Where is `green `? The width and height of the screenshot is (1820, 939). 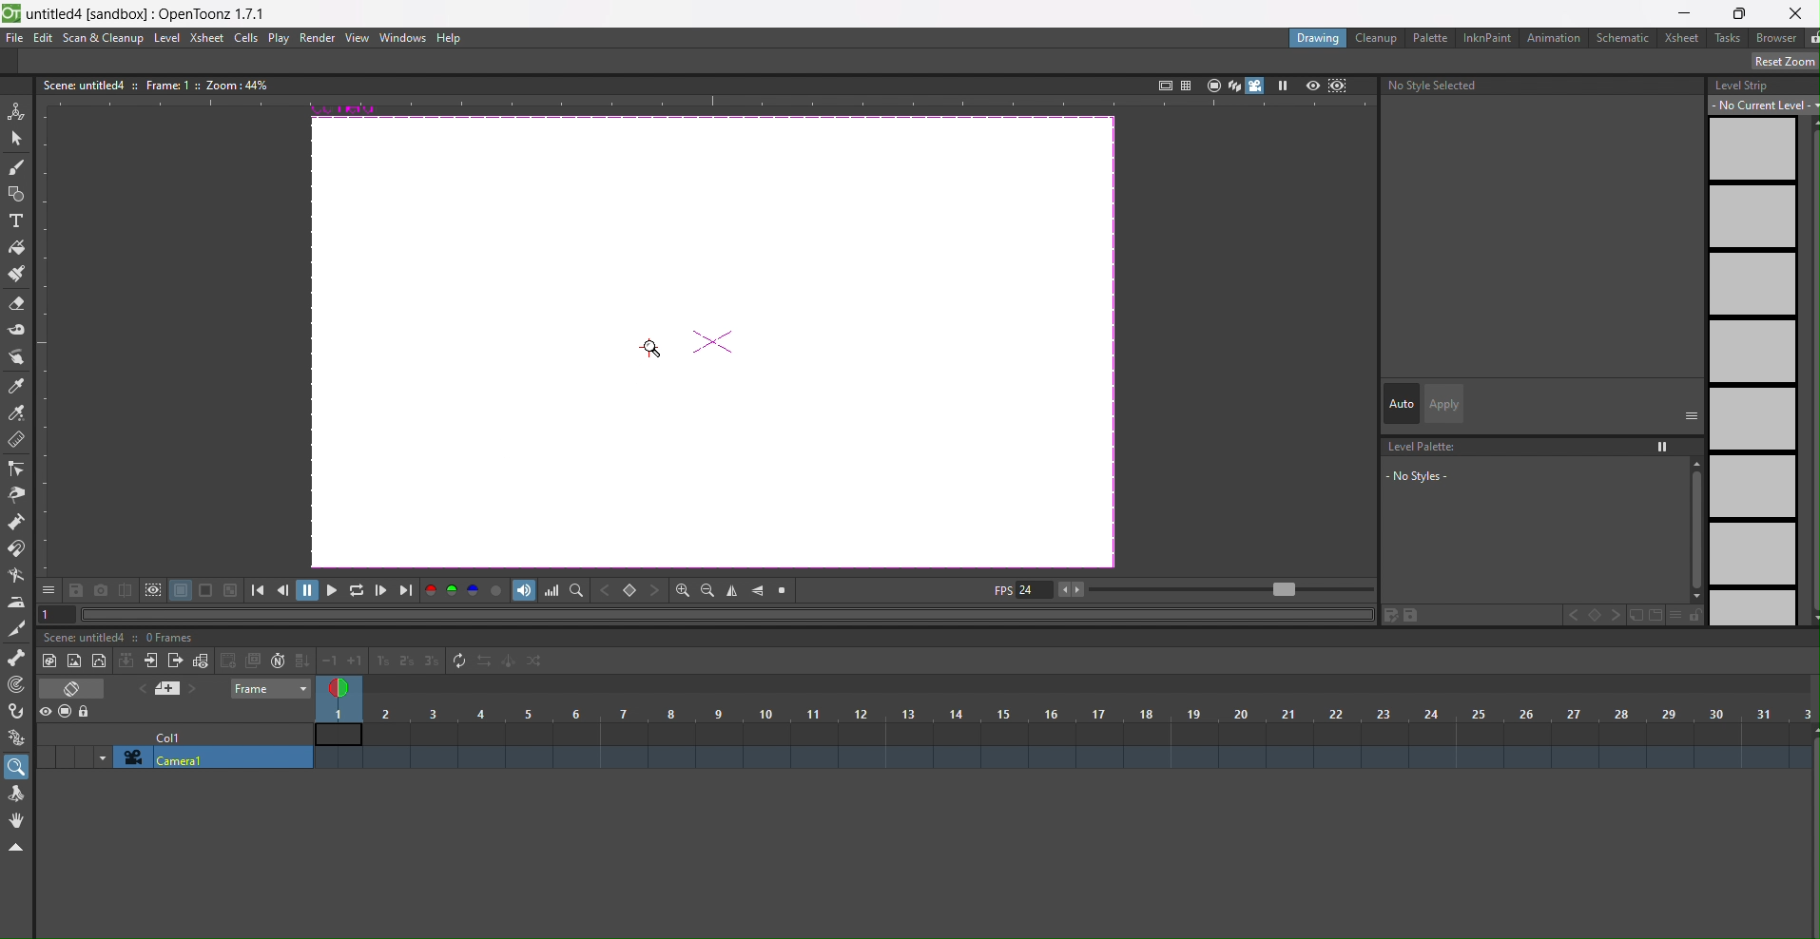
green  is located at coordinates (453, 592).